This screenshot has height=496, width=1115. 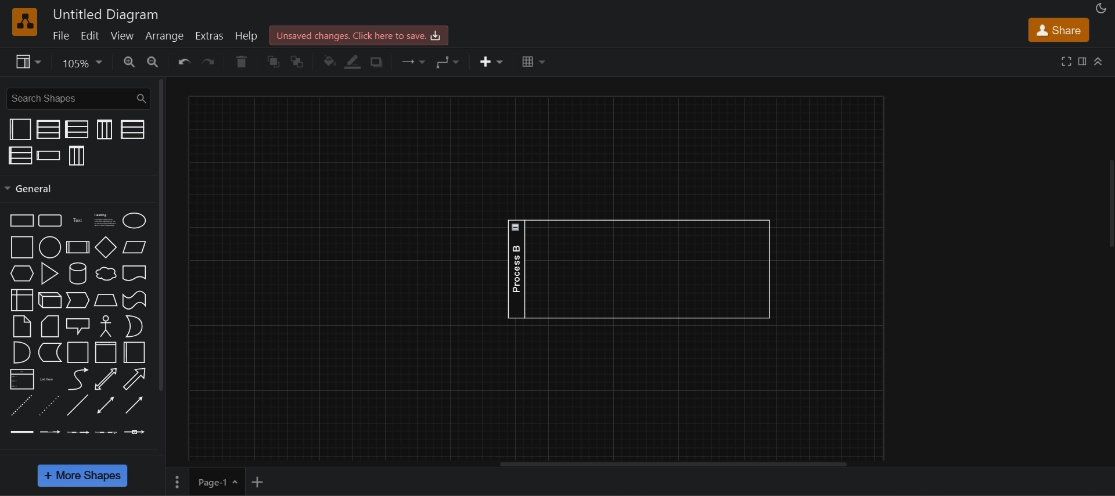 What do you see at coordinates (21, 432) in the screenshot?
I see `link` at bounding box center [21, 432].